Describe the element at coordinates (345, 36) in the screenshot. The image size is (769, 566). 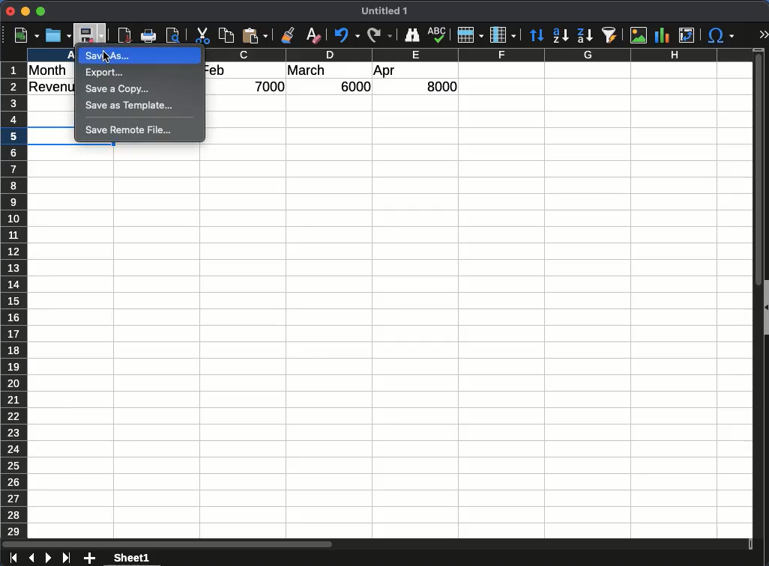
I see `undo` at that location.